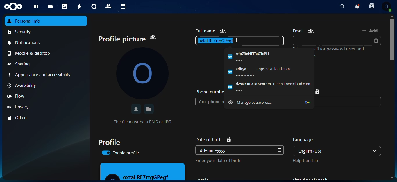 The image size is (397, 182). I want to click on Your city, so click(347, 101).